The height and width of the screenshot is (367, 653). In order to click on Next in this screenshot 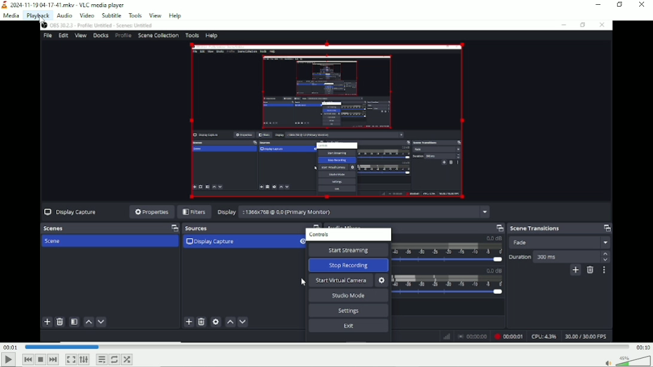, I will do `click(53, 359)`.